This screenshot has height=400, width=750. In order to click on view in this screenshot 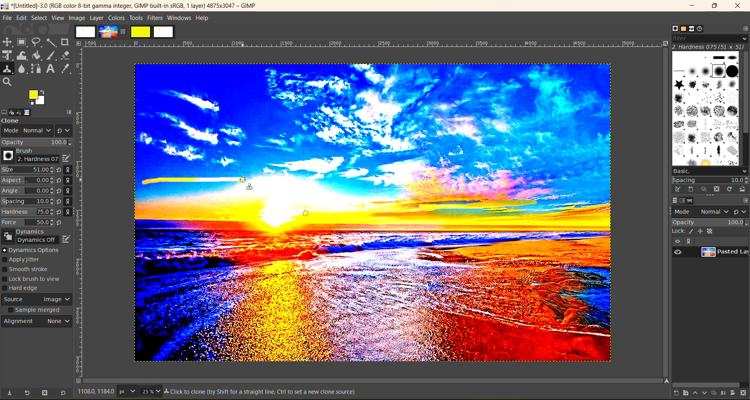, I will do `click(58, 18)`.